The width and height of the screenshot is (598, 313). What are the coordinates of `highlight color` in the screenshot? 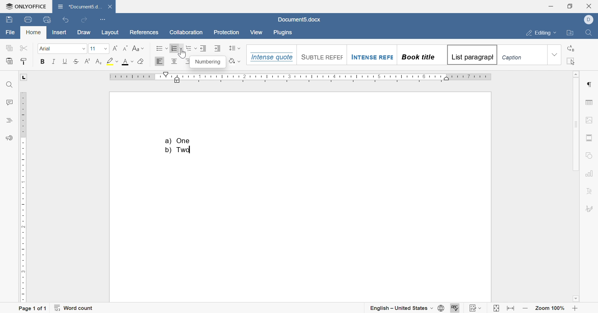 It's located at (113, 61).